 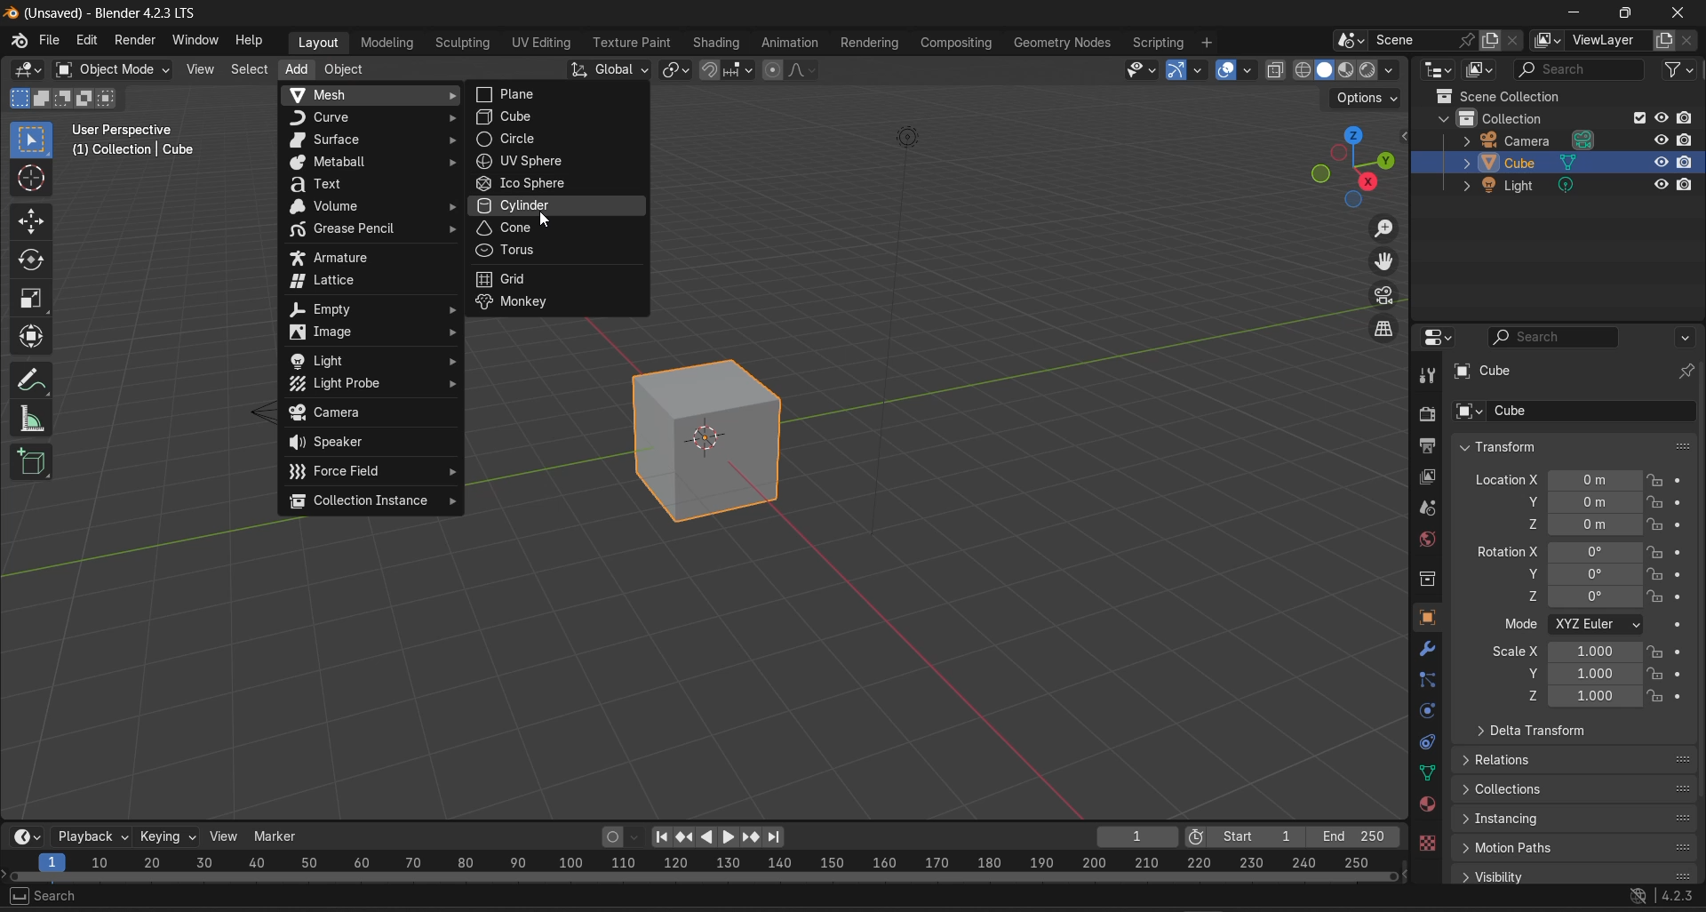 What do you see at coordinates (371, 207) in the screenshot?
I see `volume` at bounding box center [371, 207].